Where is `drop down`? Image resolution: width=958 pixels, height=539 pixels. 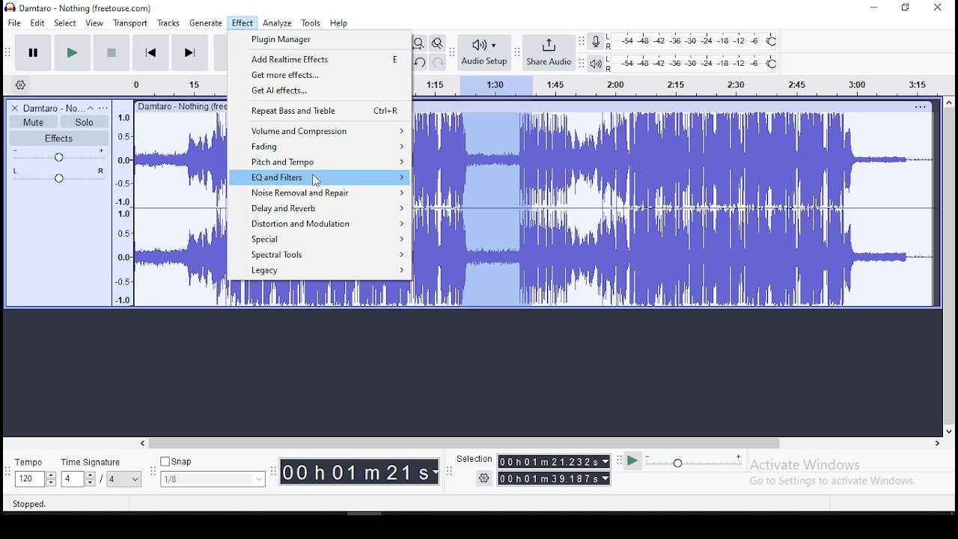
drop down is located at coordinates (436, 472).